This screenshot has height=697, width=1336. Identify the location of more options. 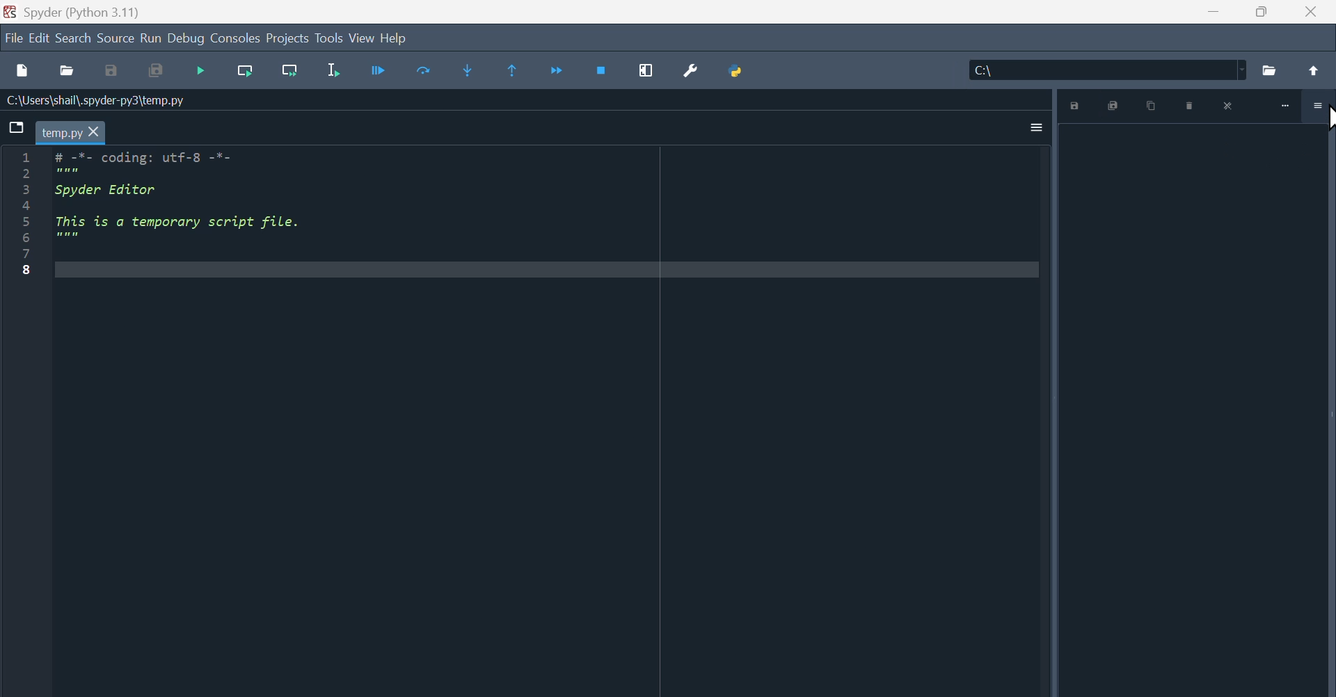
(1315, 106).